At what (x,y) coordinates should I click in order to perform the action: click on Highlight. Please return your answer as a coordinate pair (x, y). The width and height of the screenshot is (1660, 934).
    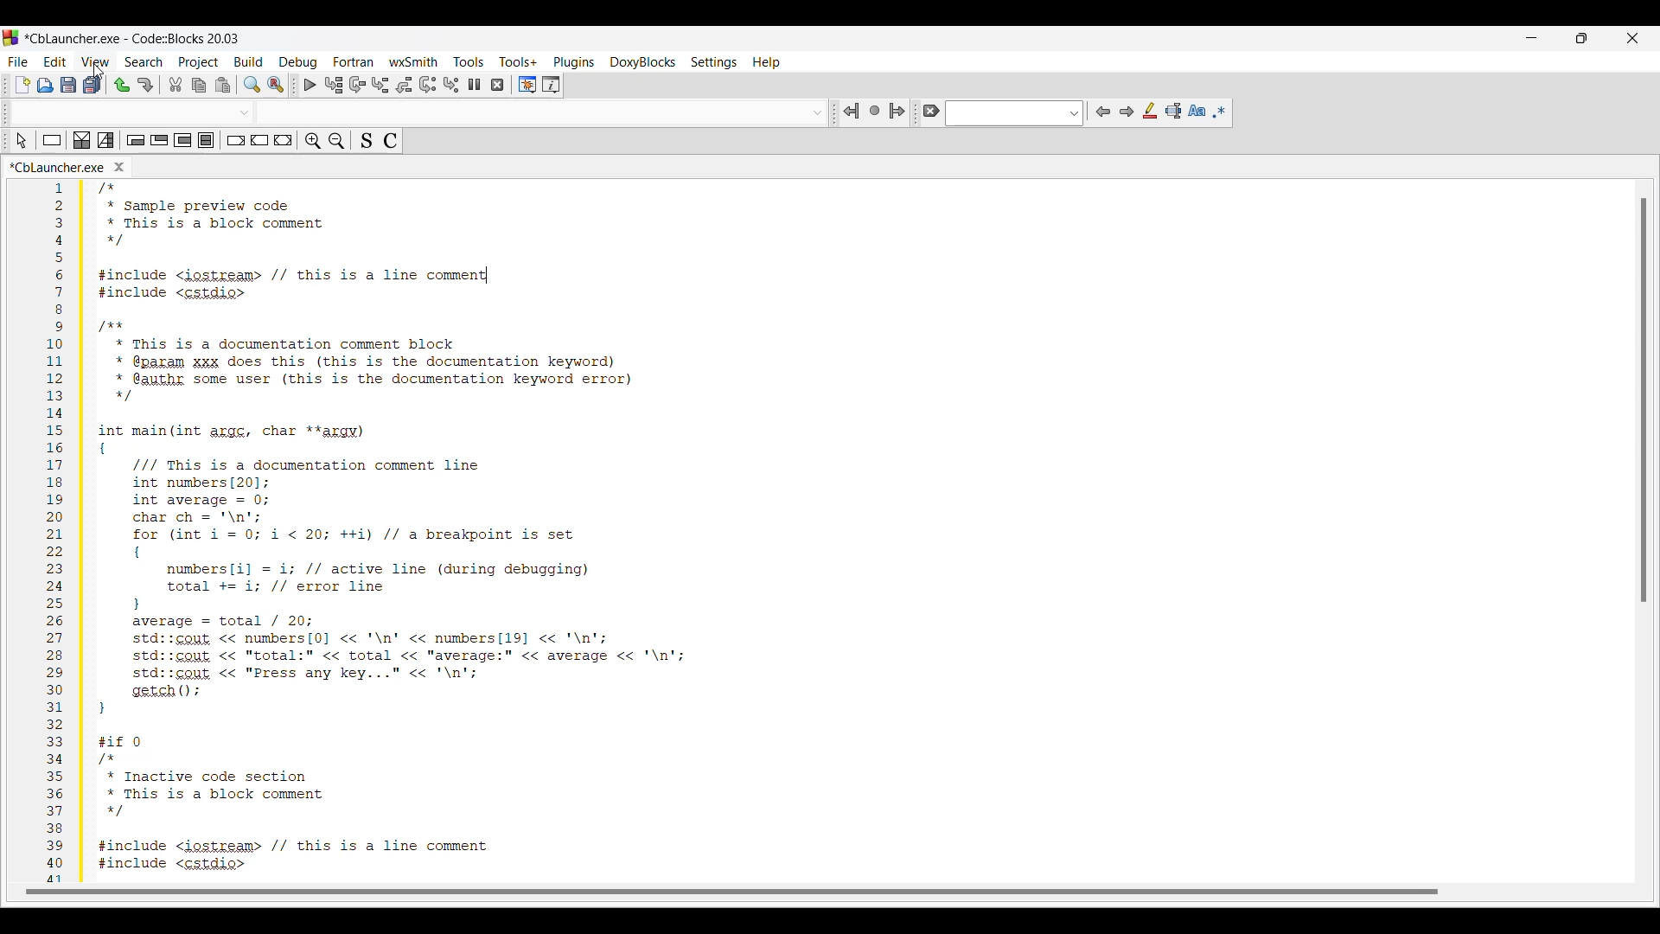
    Looking at the image, I should click on (1149, 111).